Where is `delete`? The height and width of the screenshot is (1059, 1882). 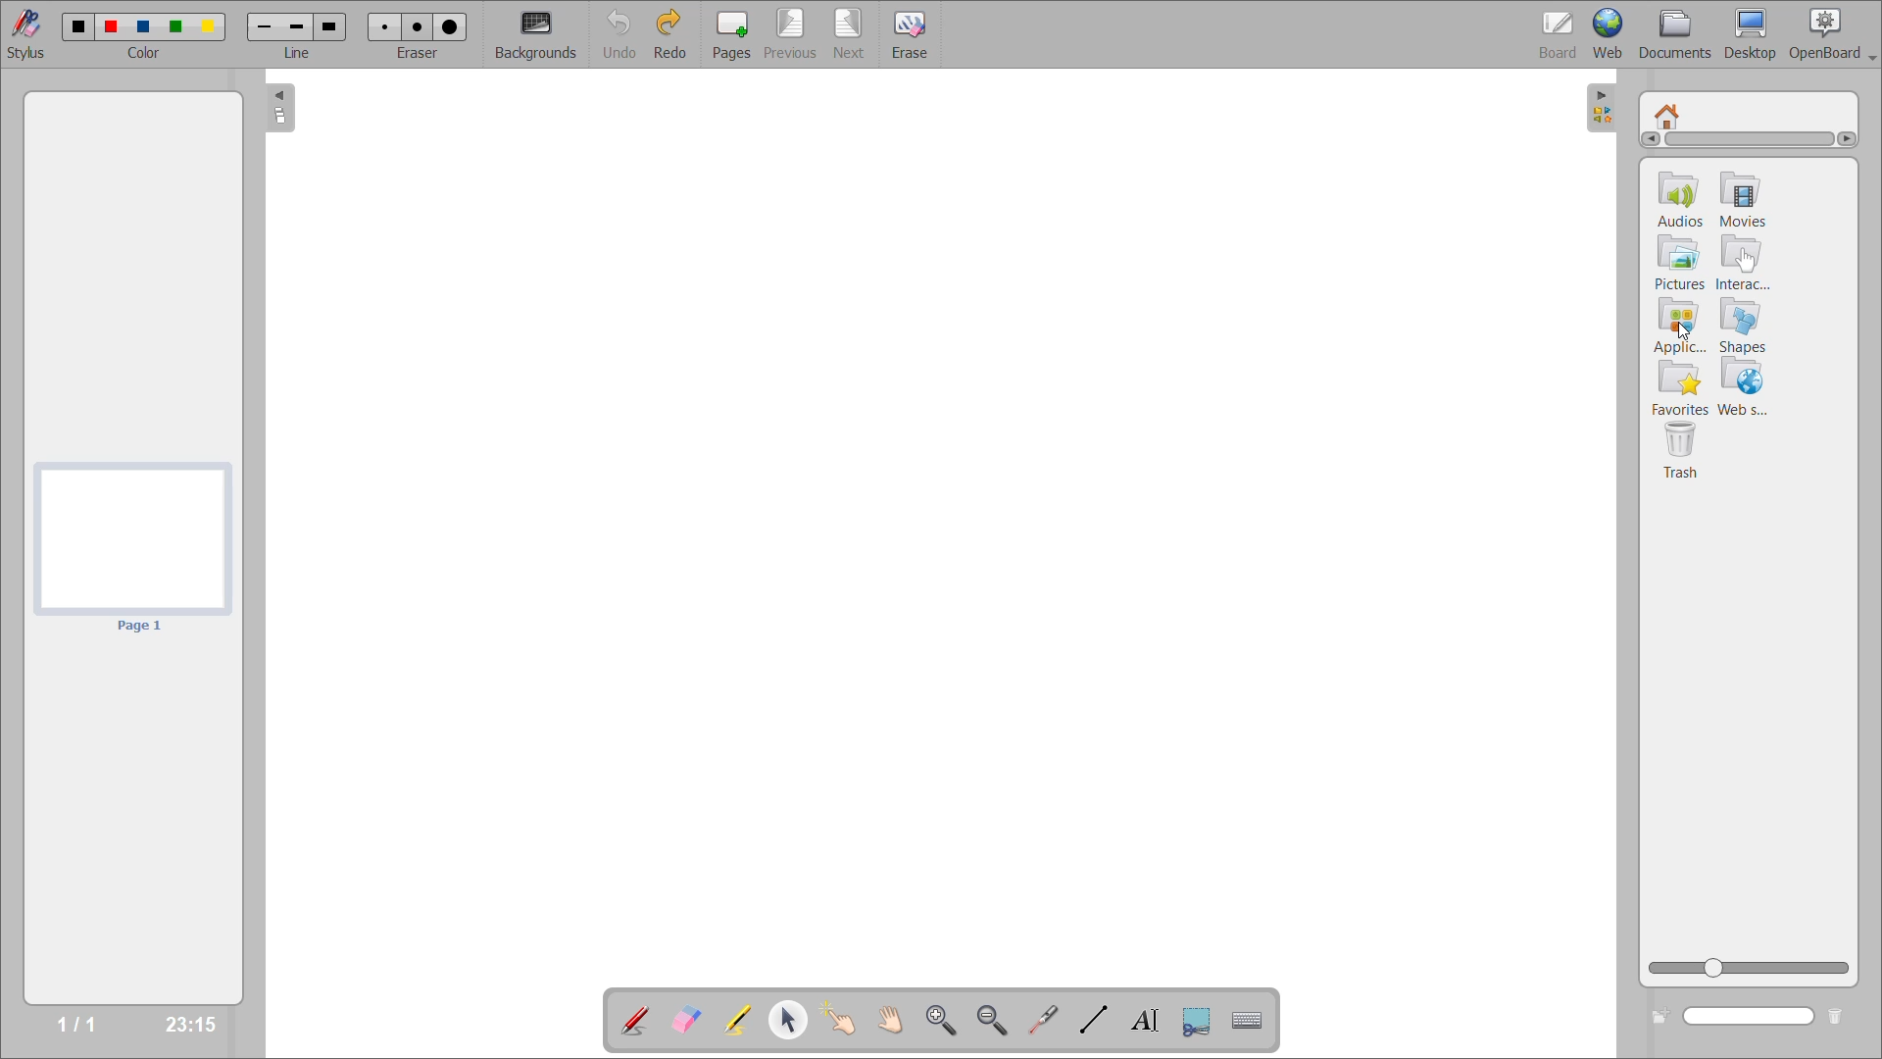 delete is located at coordinates (1835, 1017).